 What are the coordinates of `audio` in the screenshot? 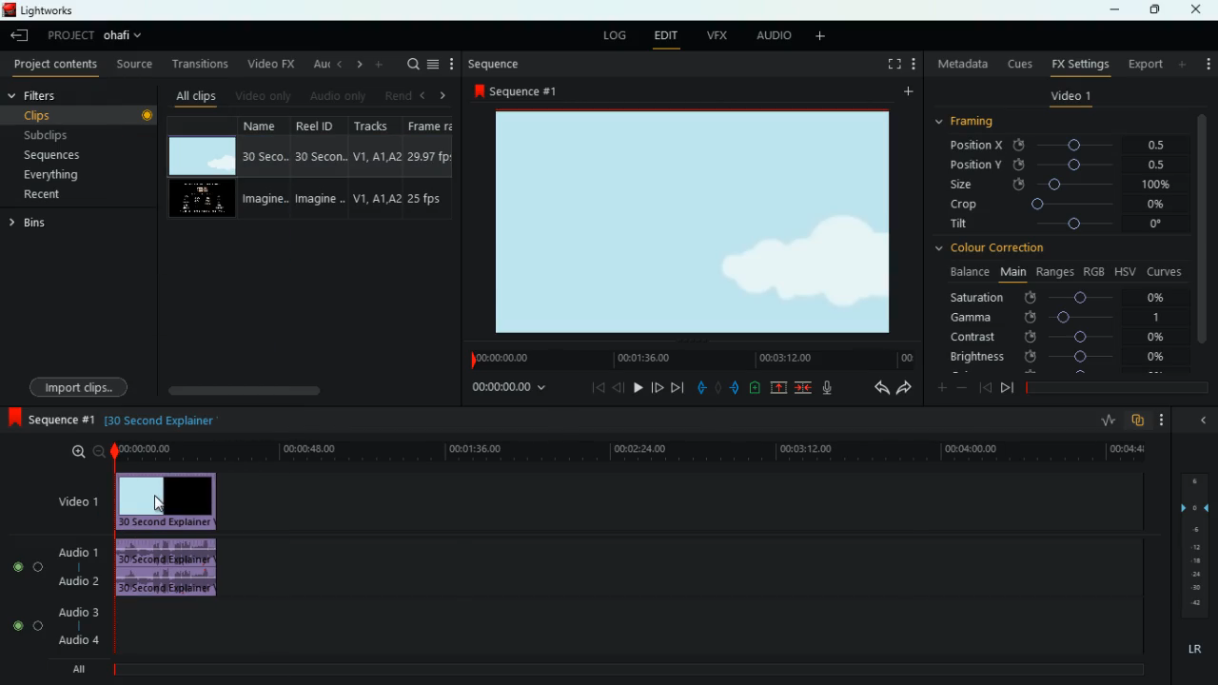 It's located at (771, 36).